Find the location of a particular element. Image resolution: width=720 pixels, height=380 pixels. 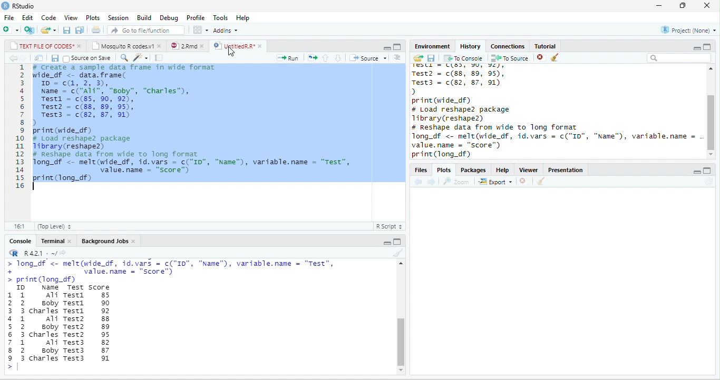

minimize is located at coordinates (387, 242).